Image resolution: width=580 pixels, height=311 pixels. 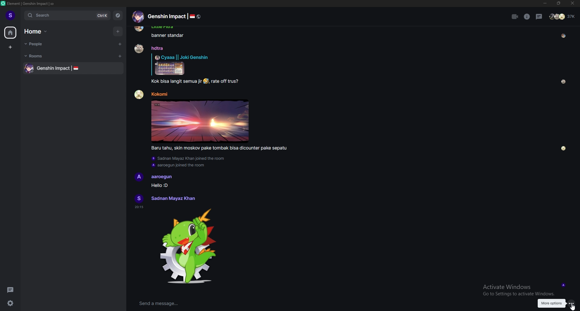 What do you see at coordinates (170, 68) in the screenshot?
I see `Image` at bounding box center [170, 68].